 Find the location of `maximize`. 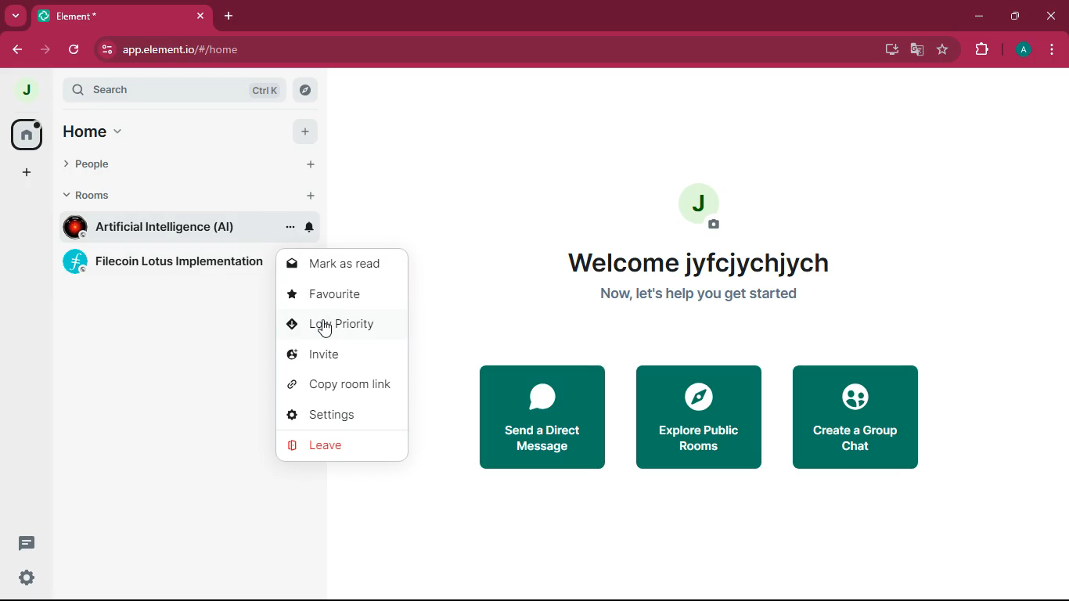

maximize is located at coordinates (1016, 19).